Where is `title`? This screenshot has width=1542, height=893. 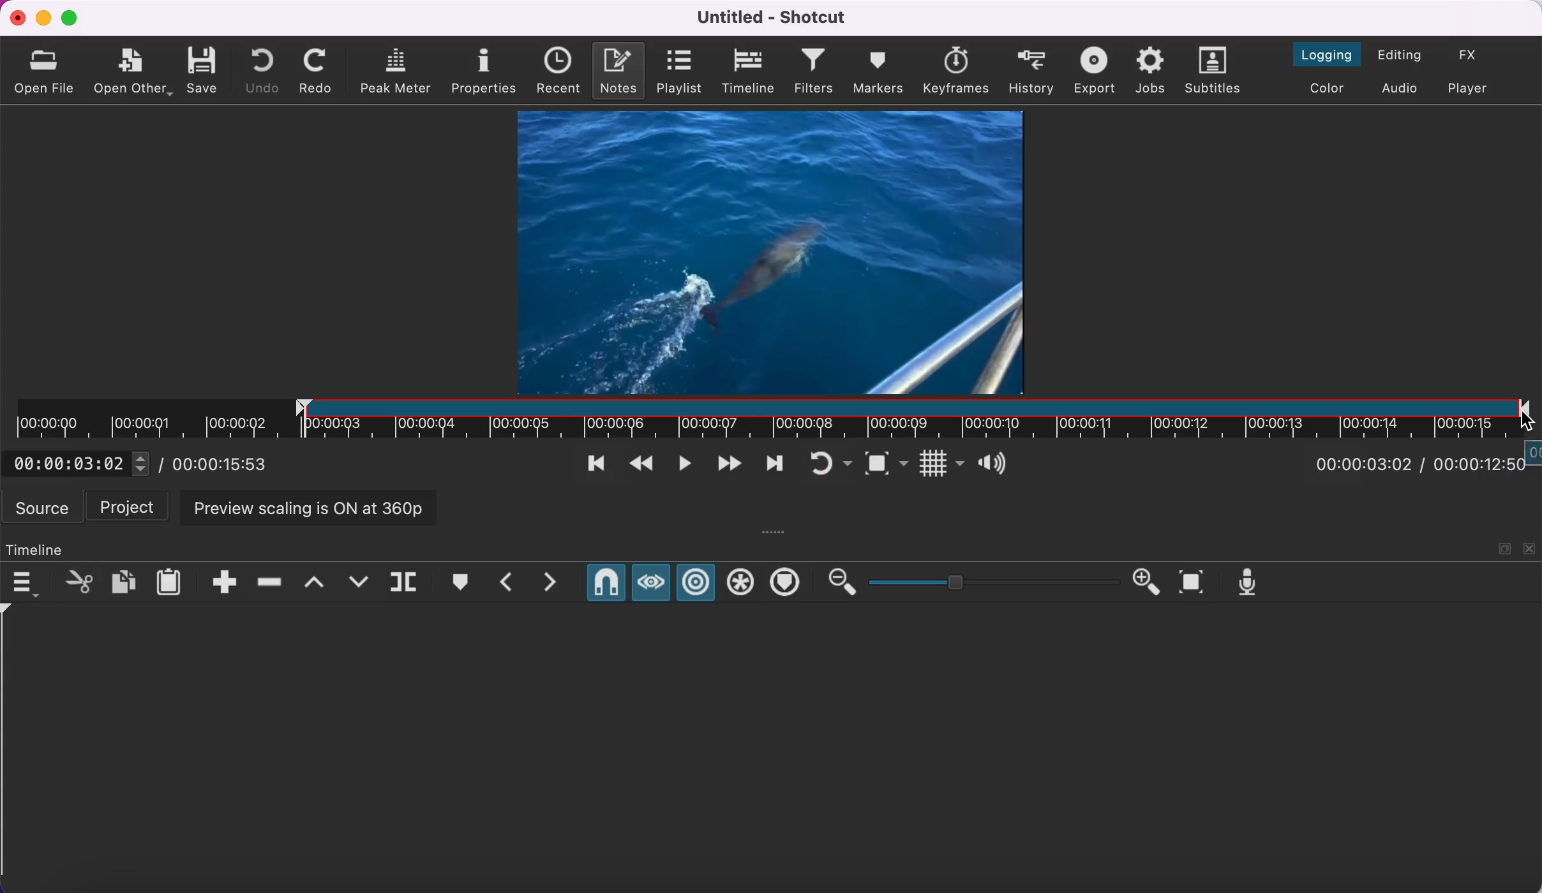 title is located at coordinates (780, 18).